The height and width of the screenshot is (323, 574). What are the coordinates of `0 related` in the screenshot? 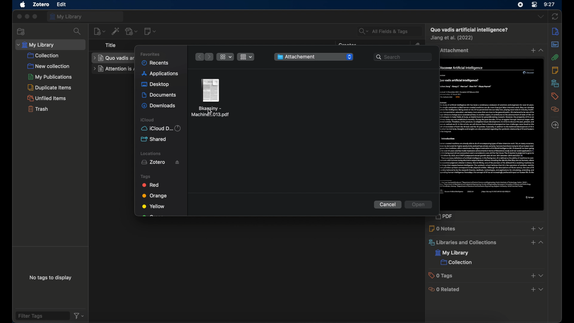 It's located at (445, 289).